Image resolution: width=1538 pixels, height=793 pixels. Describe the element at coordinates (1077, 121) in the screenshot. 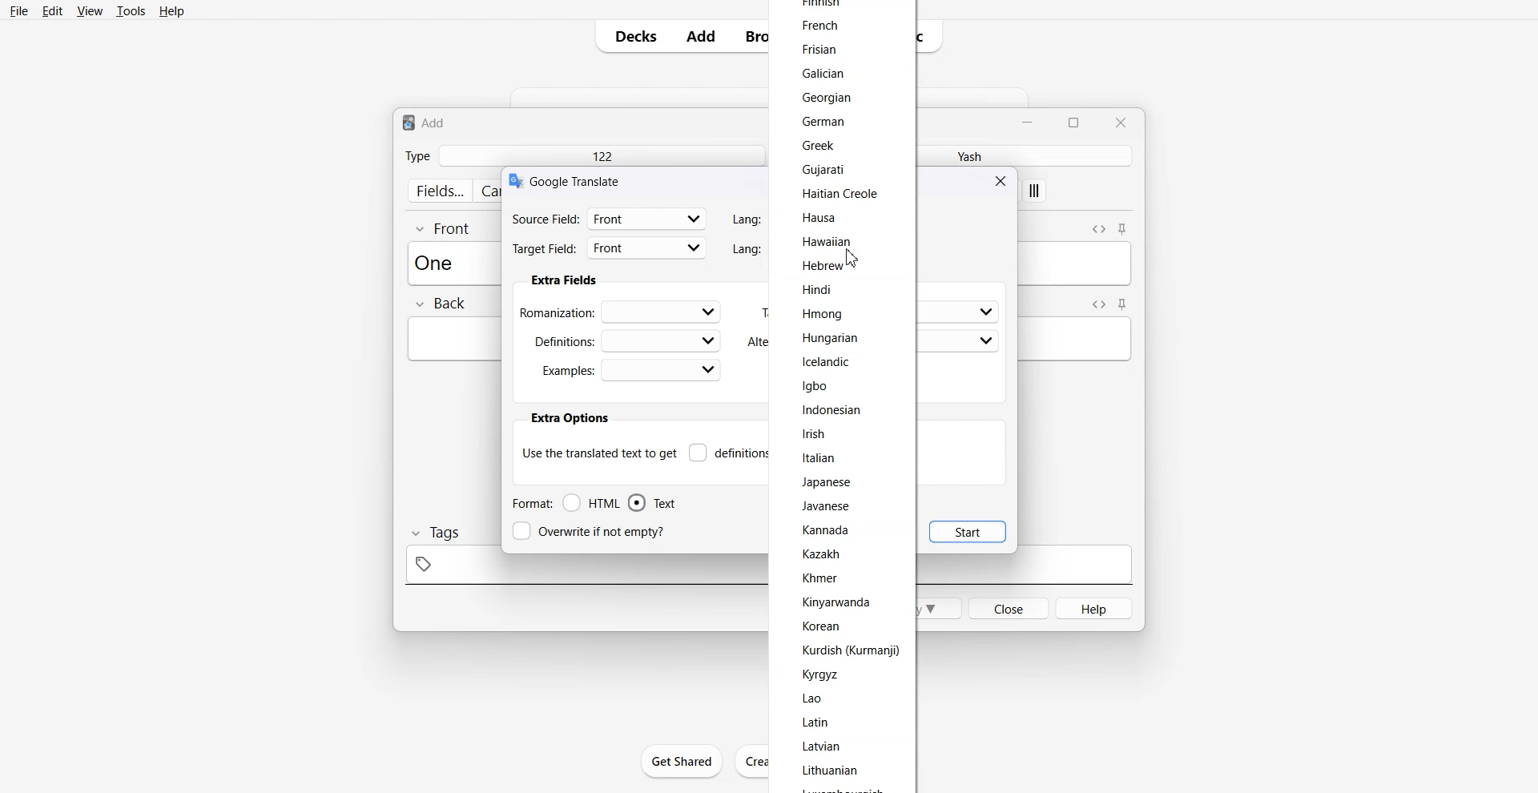

I see `Maximize` at that location.